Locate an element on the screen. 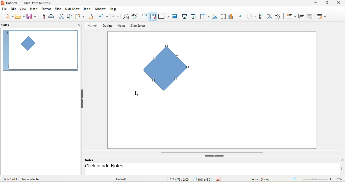 Image resolution: width=345 pixels, height=182 pixels. slide 1 of 1 is located at coordinates (10, 179).